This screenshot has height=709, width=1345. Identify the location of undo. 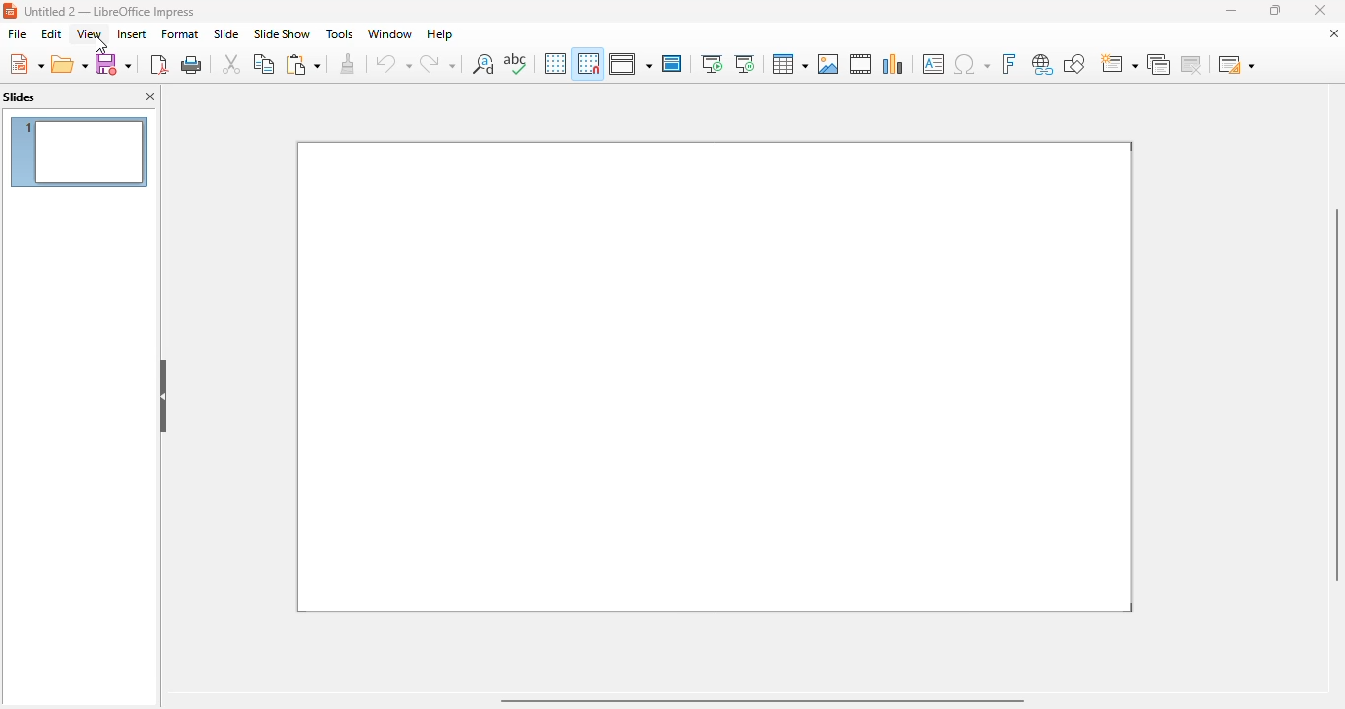
(392, 64).